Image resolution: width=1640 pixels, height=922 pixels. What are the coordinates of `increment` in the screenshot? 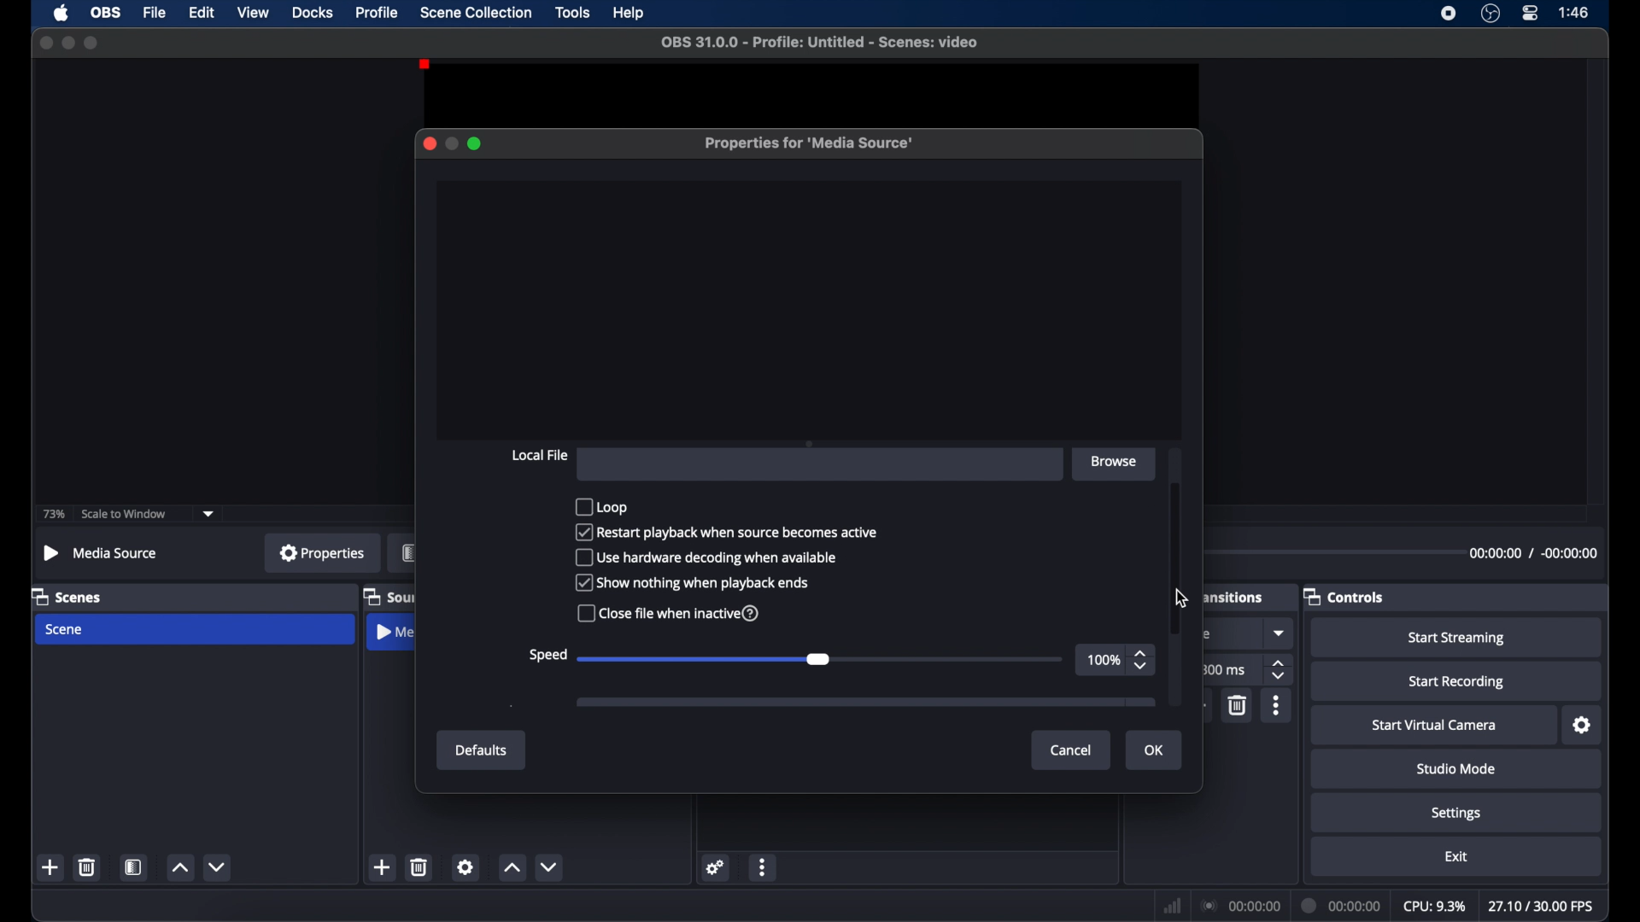 It's located at (180, 867).